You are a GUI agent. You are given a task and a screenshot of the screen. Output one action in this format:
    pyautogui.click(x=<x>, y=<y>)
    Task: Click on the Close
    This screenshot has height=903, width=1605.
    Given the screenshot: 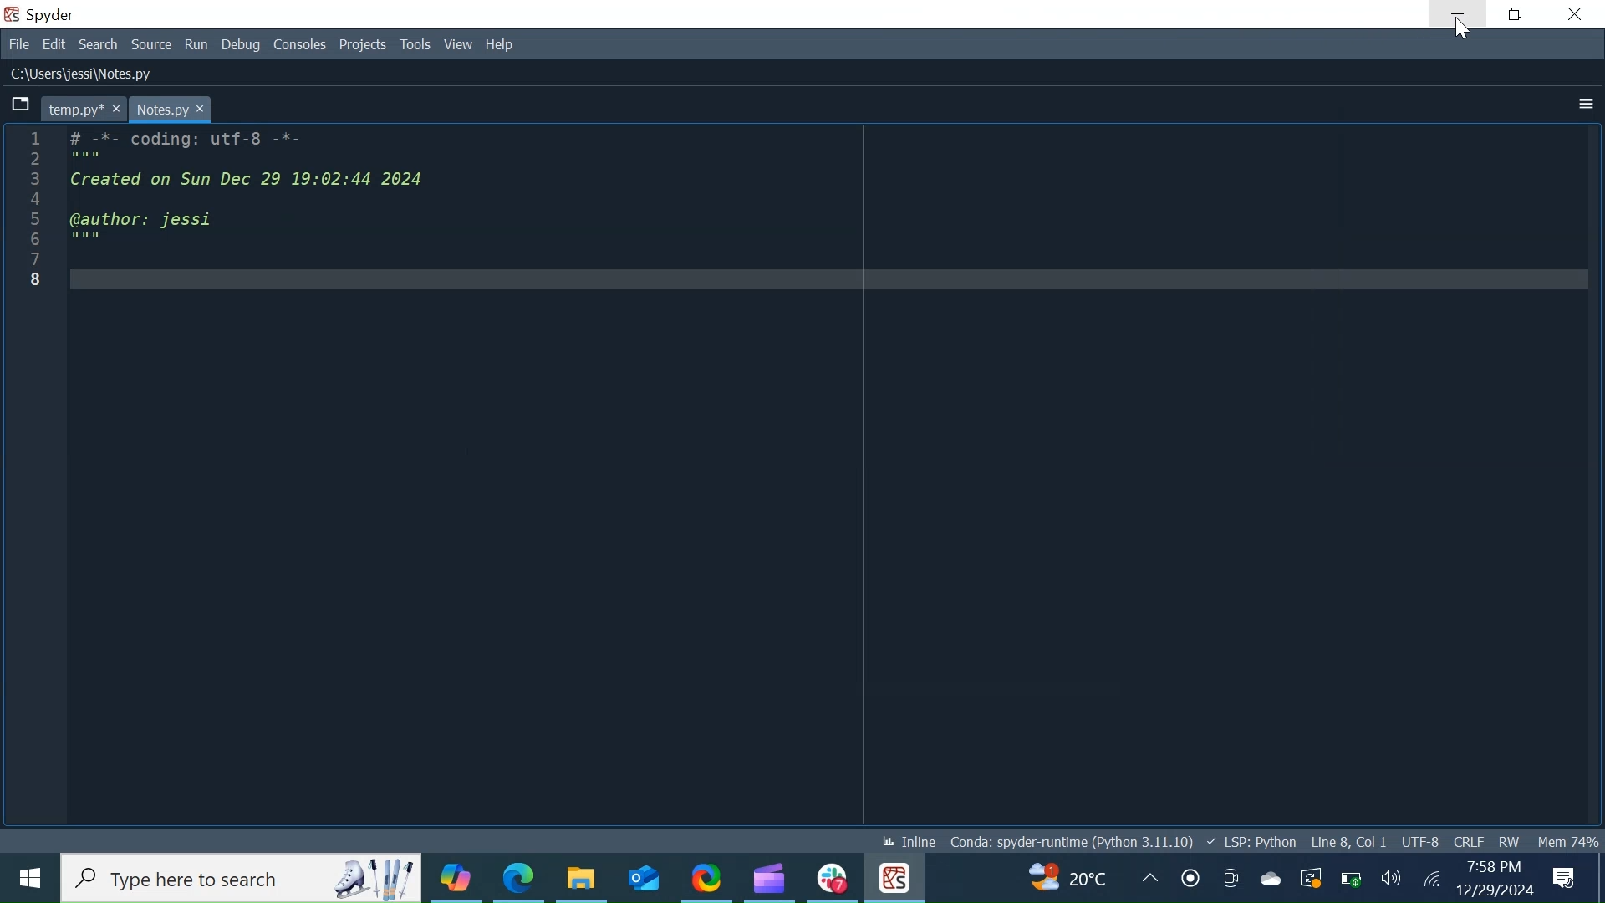 What is the action you would take?
    pyautogui.click(x=1572, y=13)
    